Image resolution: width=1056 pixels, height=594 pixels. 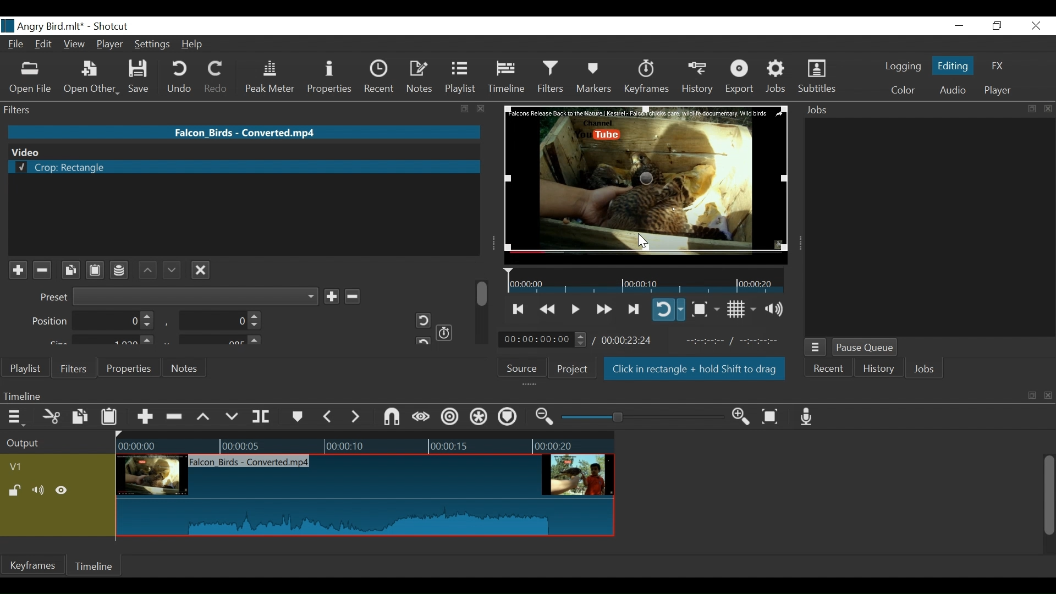 What do you see at coordinates (421, 340) in the screenshot?
I see `restart` at bounding box center [421, 340].